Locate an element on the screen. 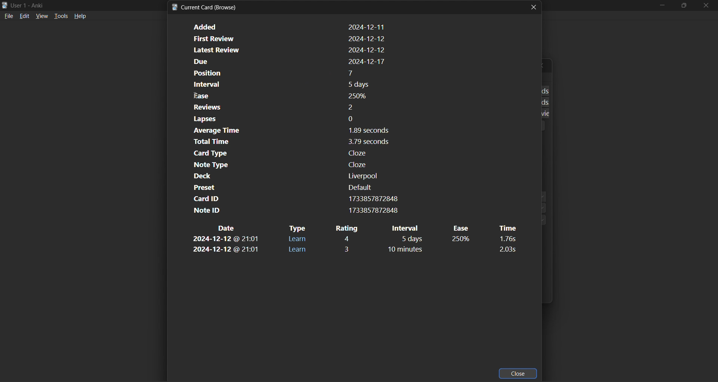 Image resolution: width=718 pixels, height=382 pixels. time is located at coordinates (506, 249).